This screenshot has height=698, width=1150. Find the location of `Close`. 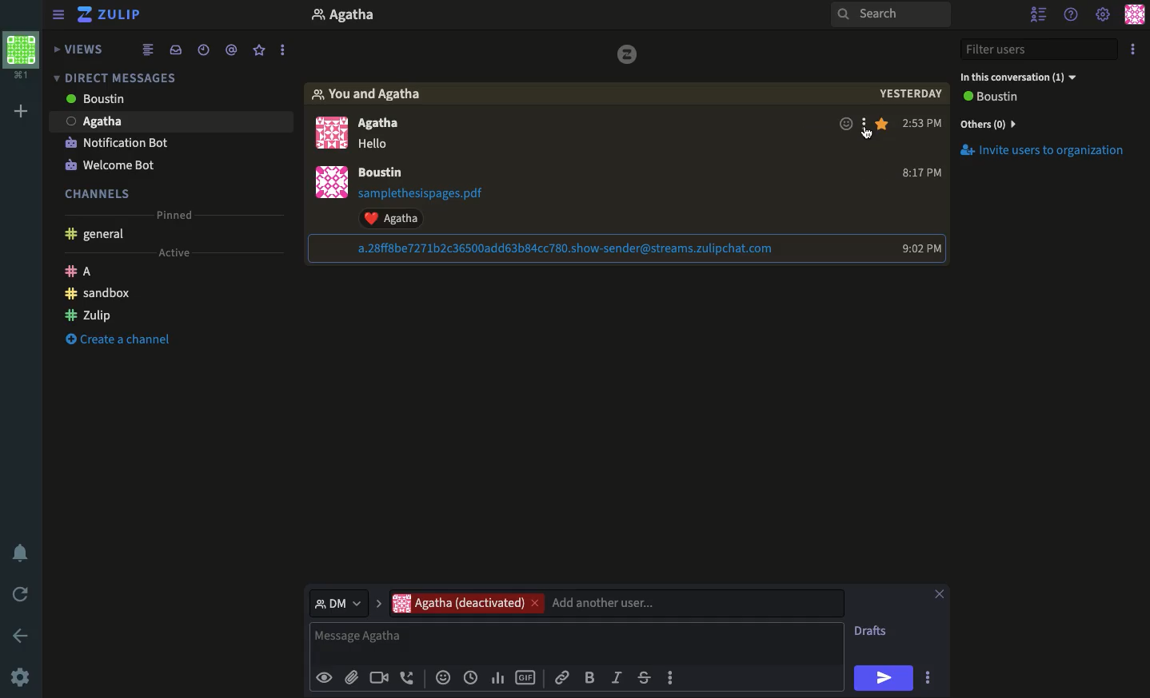

Close is located at coordinates (939, 596).